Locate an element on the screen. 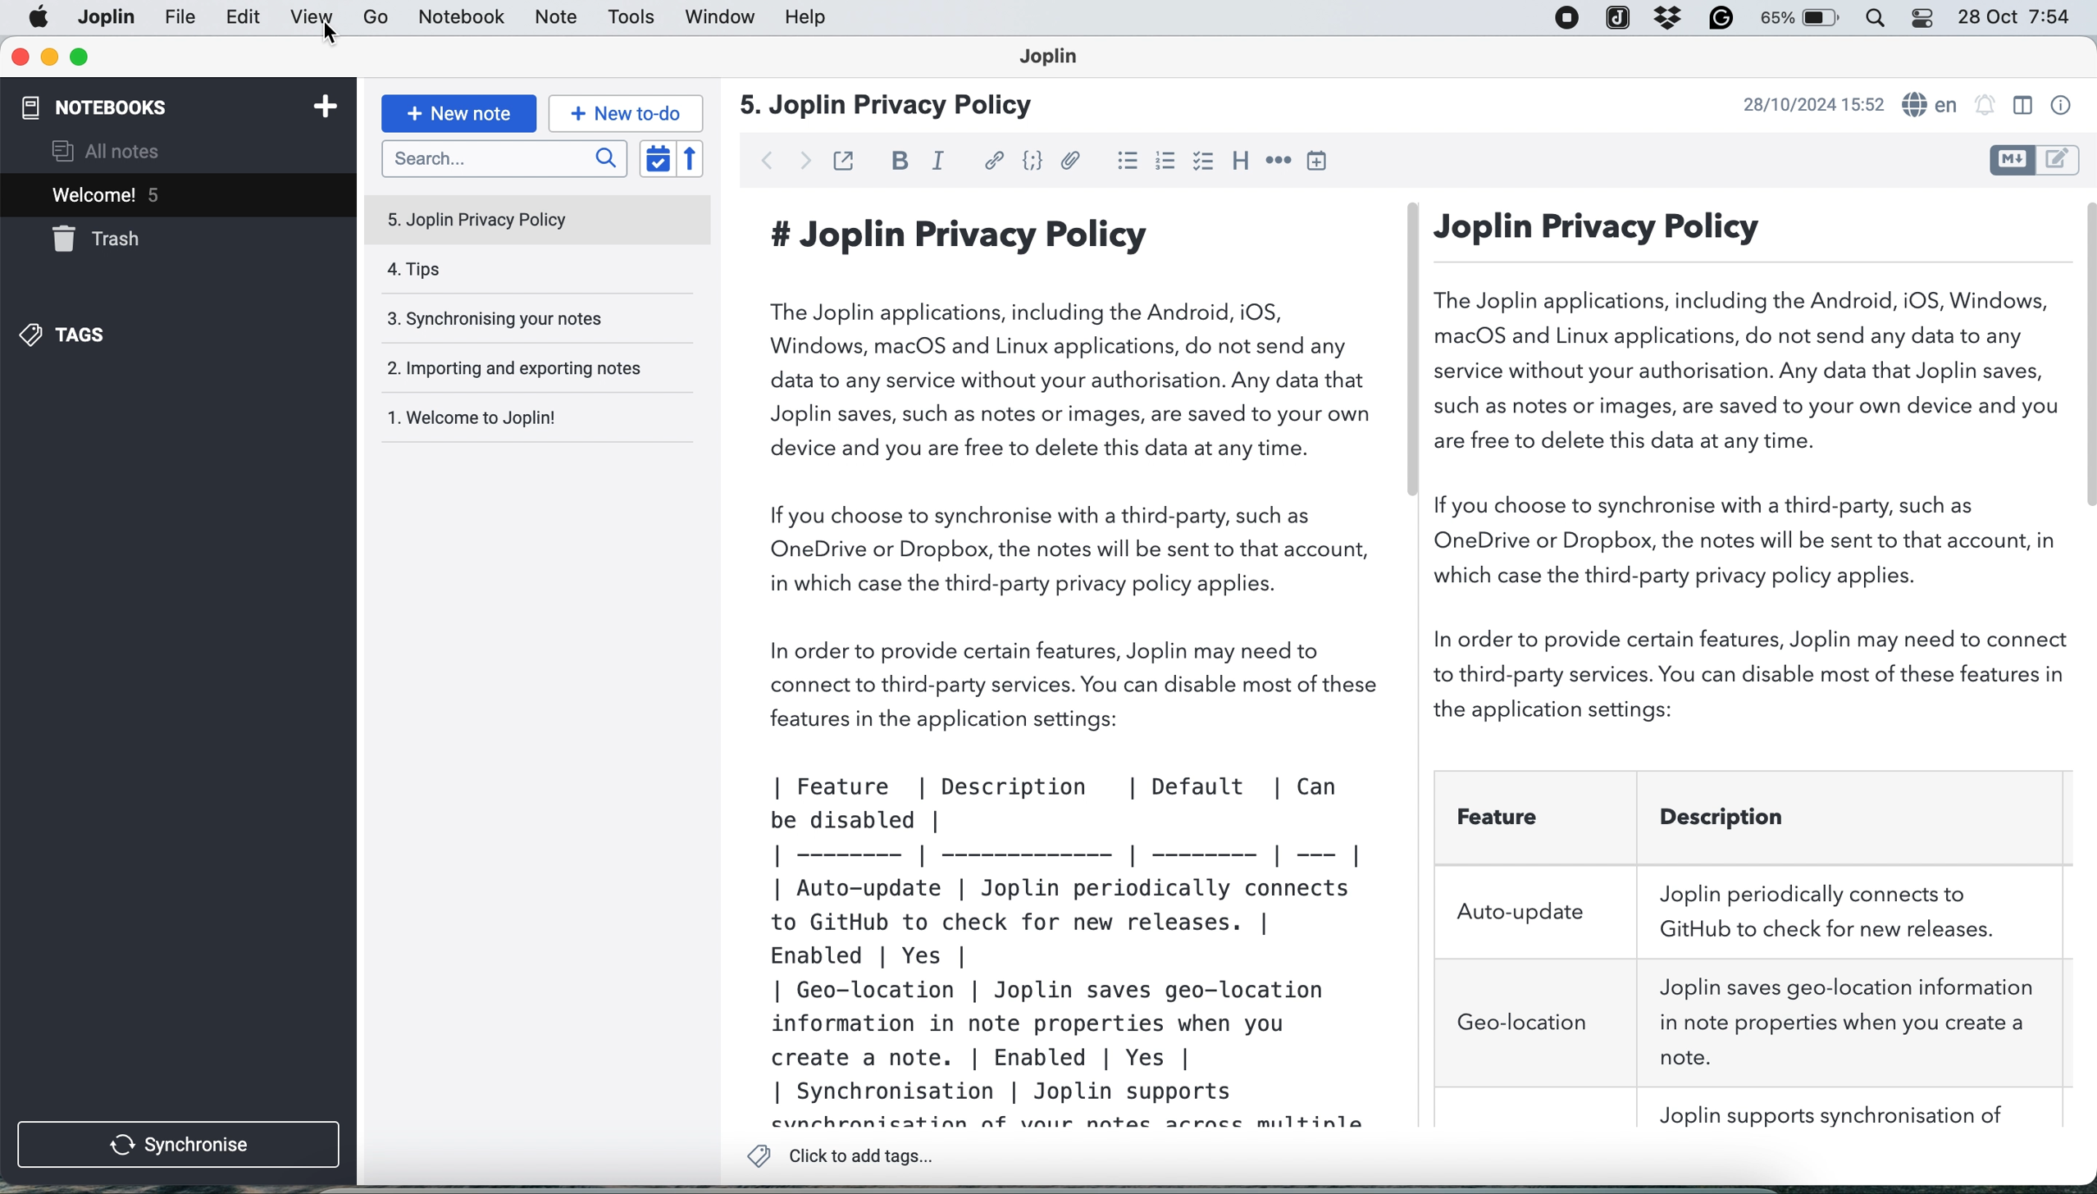 The height and width of the screenshot is (1194, 2097). toggle editor layout is located at coordinates (2022, 105).